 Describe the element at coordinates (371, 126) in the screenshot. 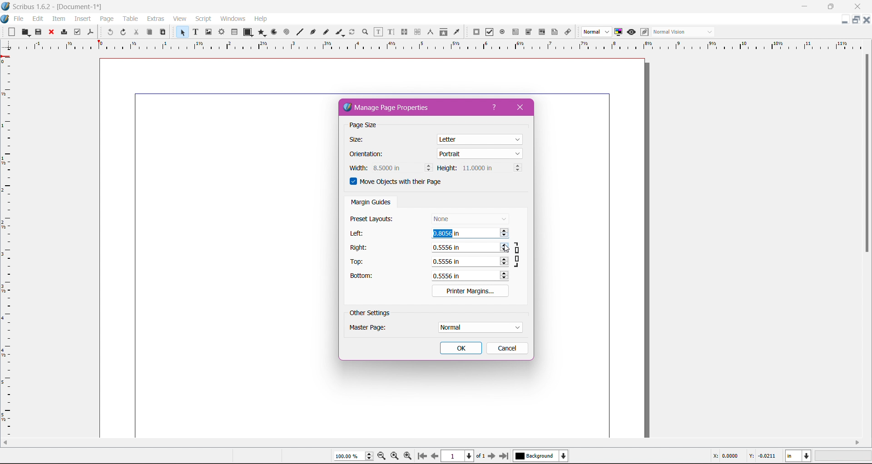

I see `Page Size` at that location.